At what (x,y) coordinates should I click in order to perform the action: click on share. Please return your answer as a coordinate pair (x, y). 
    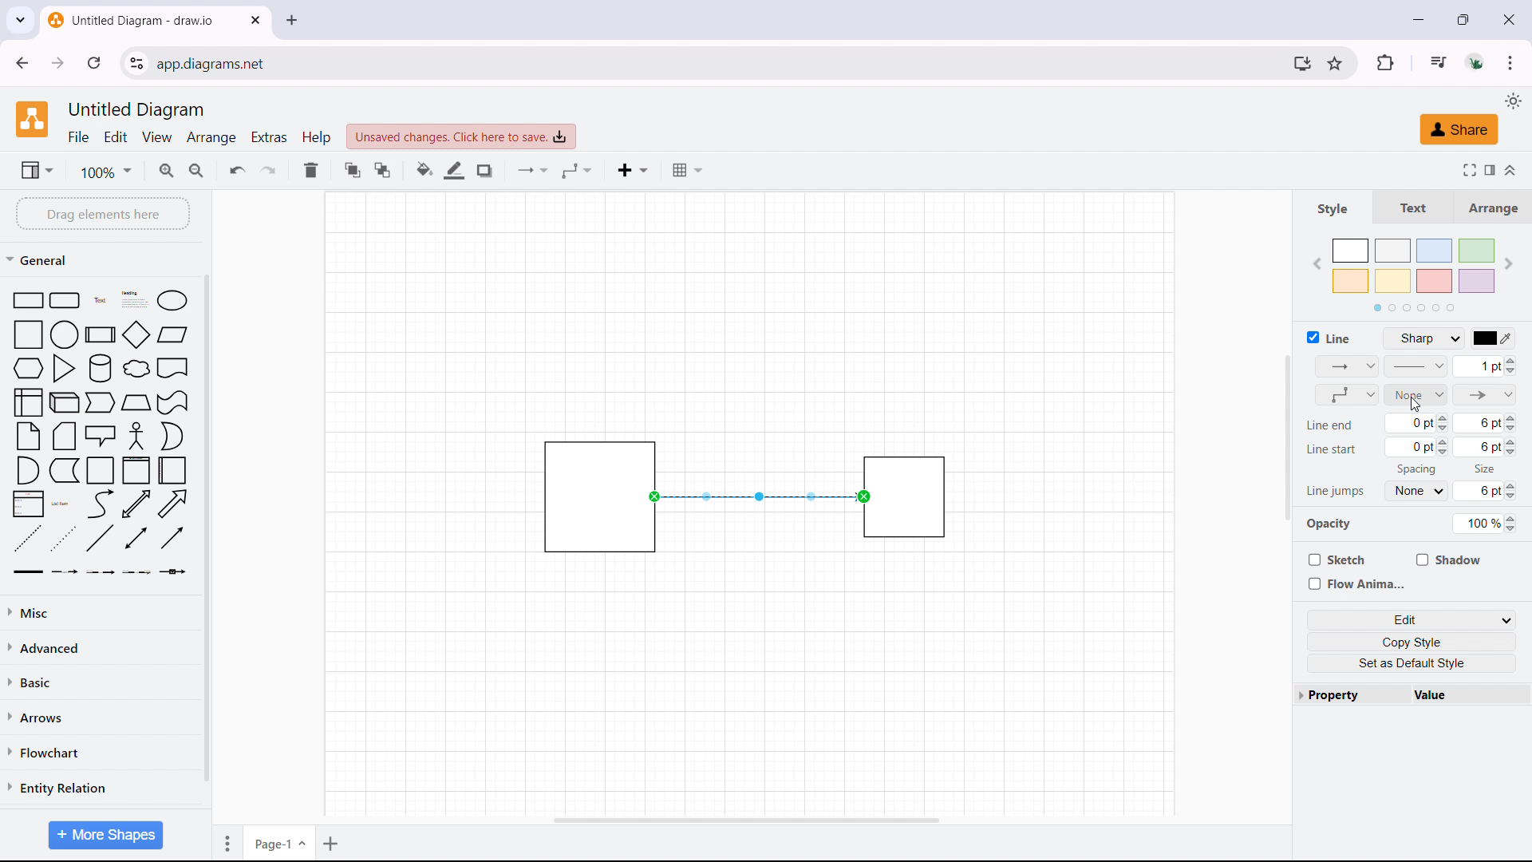
    Looking at the image, I should click on (1458, 130).